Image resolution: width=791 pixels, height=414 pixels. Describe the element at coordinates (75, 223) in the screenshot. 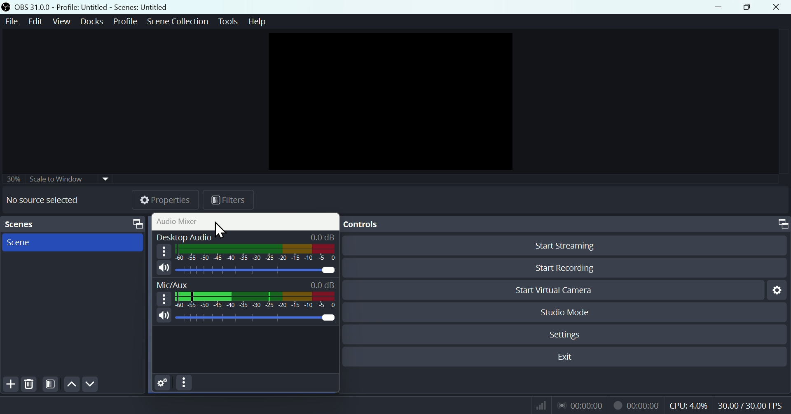

I see `Scenes` at that location.